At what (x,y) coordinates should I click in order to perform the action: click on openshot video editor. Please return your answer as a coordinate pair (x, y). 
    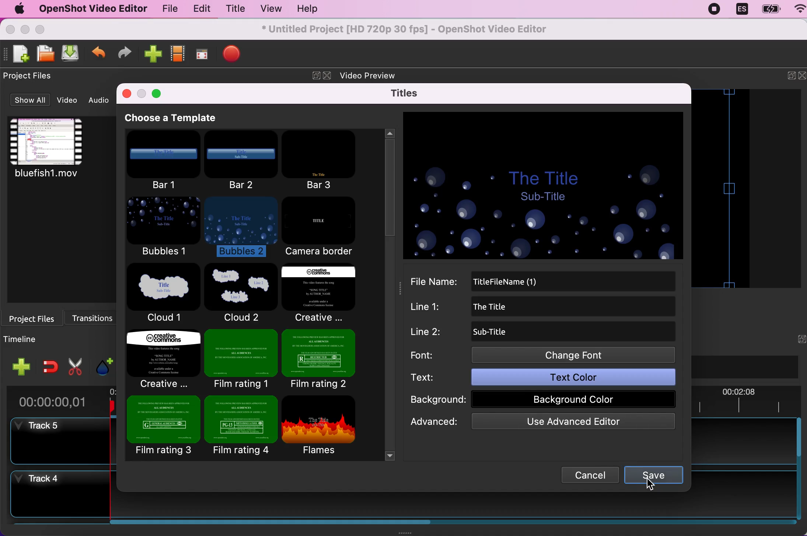
    Looking at the image, I should click on (89, 8).